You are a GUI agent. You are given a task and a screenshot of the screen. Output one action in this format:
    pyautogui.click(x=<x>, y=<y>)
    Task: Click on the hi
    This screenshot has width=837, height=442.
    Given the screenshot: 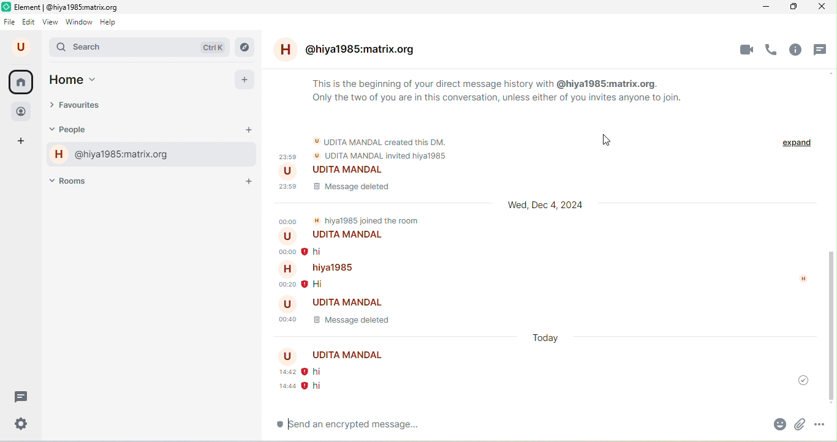 What is the action you would take?
    pyautogui.click(x=325, y=284)
    